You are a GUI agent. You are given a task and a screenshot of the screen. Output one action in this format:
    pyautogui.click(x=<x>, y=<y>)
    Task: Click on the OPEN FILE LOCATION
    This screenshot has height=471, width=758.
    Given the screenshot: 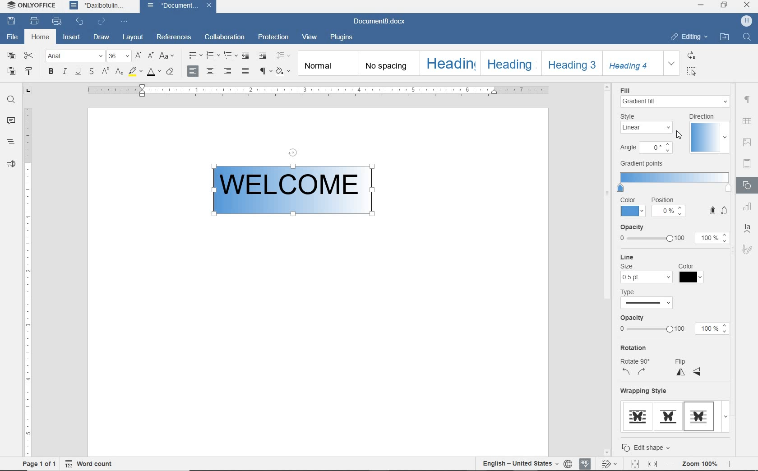 What is the action you would take?
    pyautogui.click(x=724, y=38)
    